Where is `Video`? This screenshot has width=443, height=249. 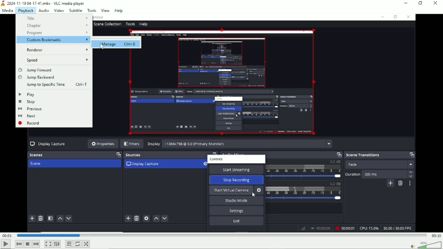 Video is located at coordinates (292, 123).